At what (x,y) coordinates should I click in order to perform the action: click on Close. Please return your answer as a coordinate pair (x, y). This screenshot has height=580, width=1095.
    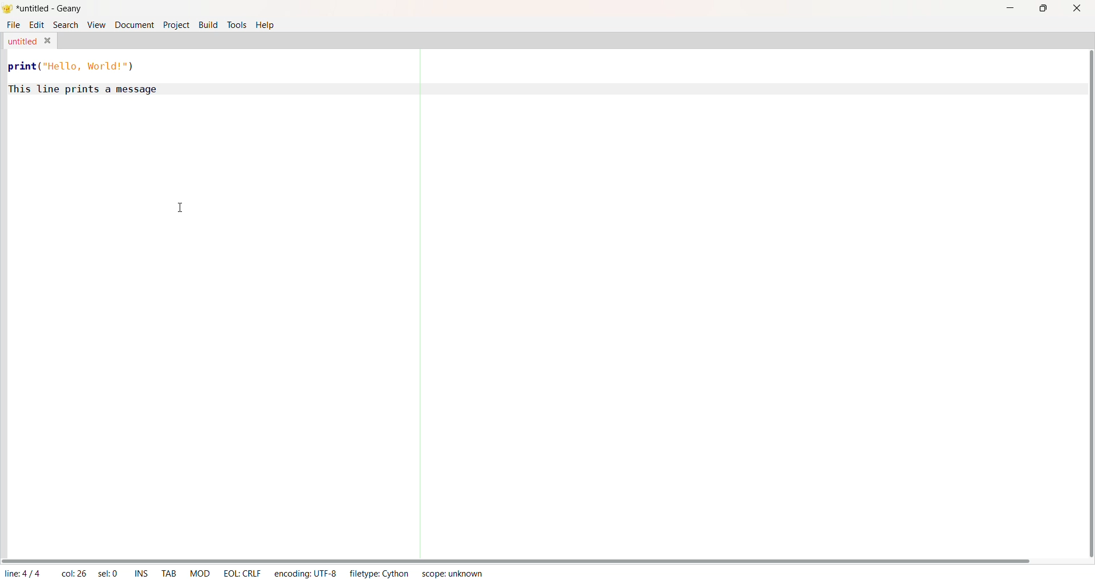
    Looking at the image, I should click on (1076, 9).